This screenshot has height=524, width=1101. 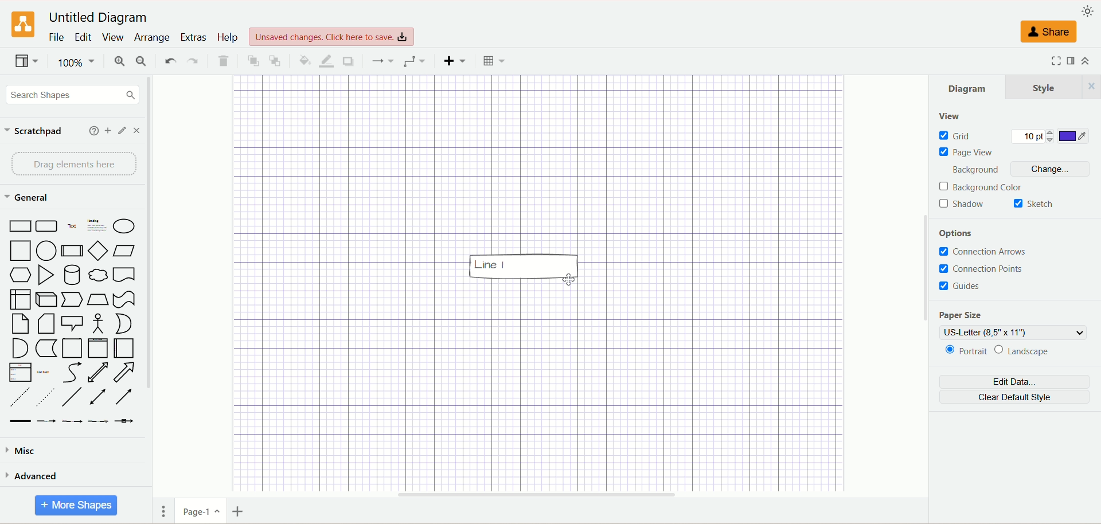 What do you see at coordinates (491, 60) in the screenshot?
I see `table` at bounding box center [491, 60].